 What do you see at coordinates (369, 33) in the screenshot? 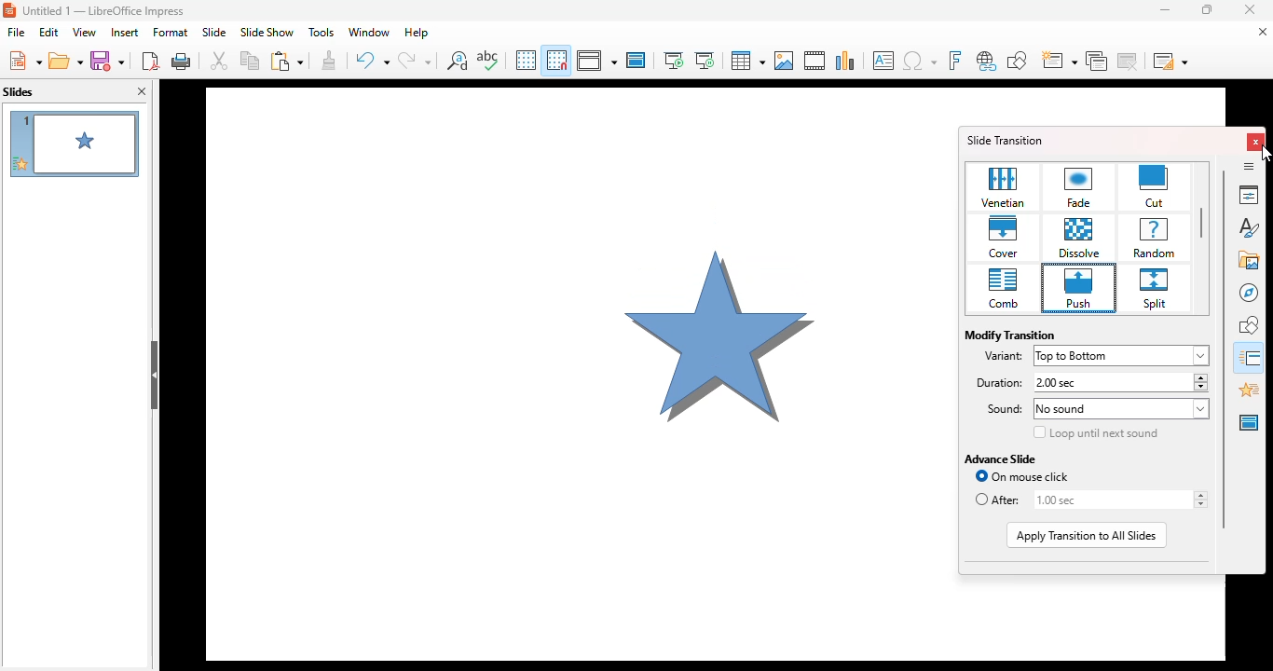
I see `window` at bounding box center [369, 33].